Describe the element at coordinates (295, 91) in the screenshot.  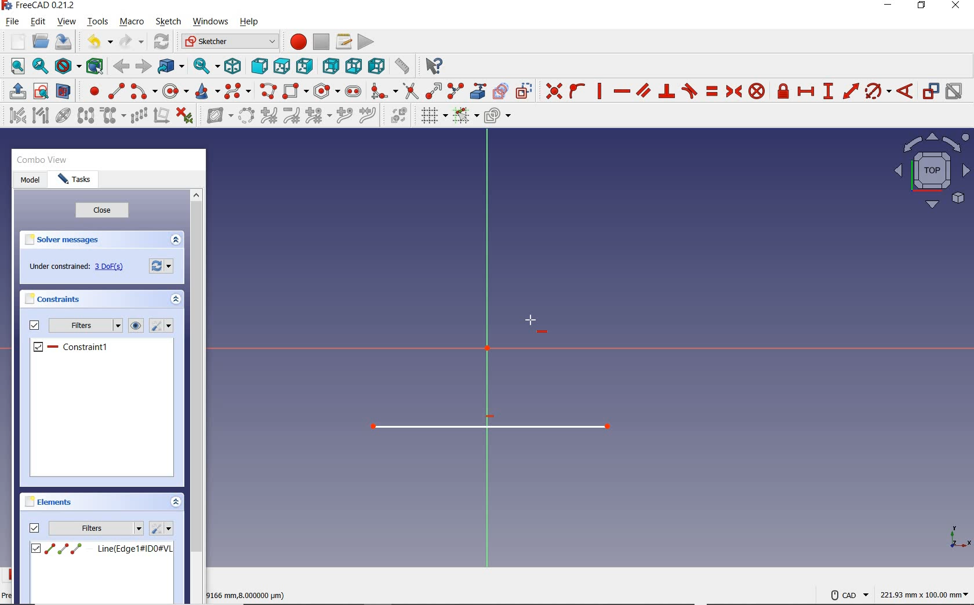
I see `CREATE RECTANGLE` at that location.